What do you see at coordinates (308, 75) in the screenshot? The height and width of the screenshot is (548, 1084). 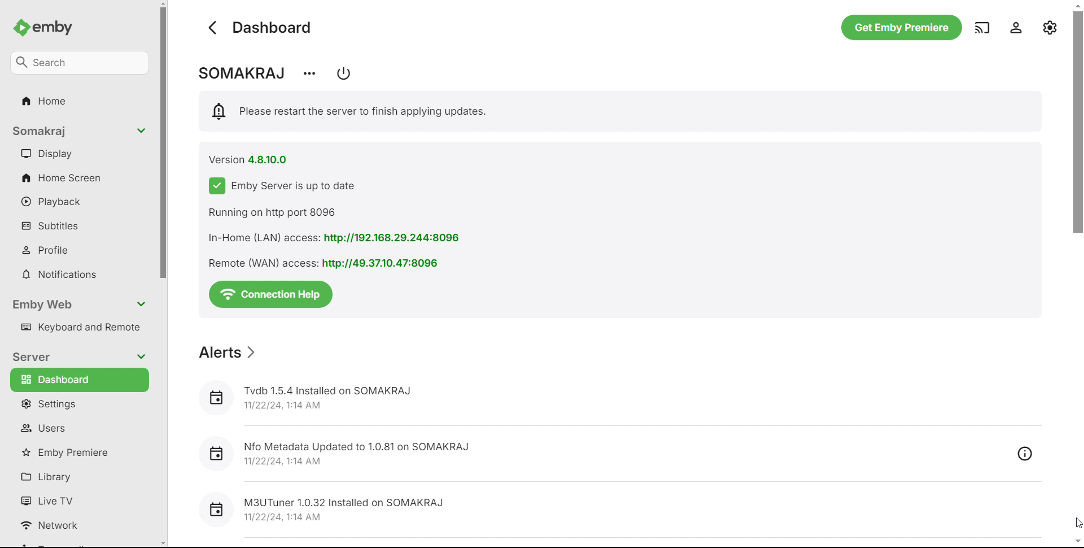 I see `change name and info` at bounding box center [308, 75].